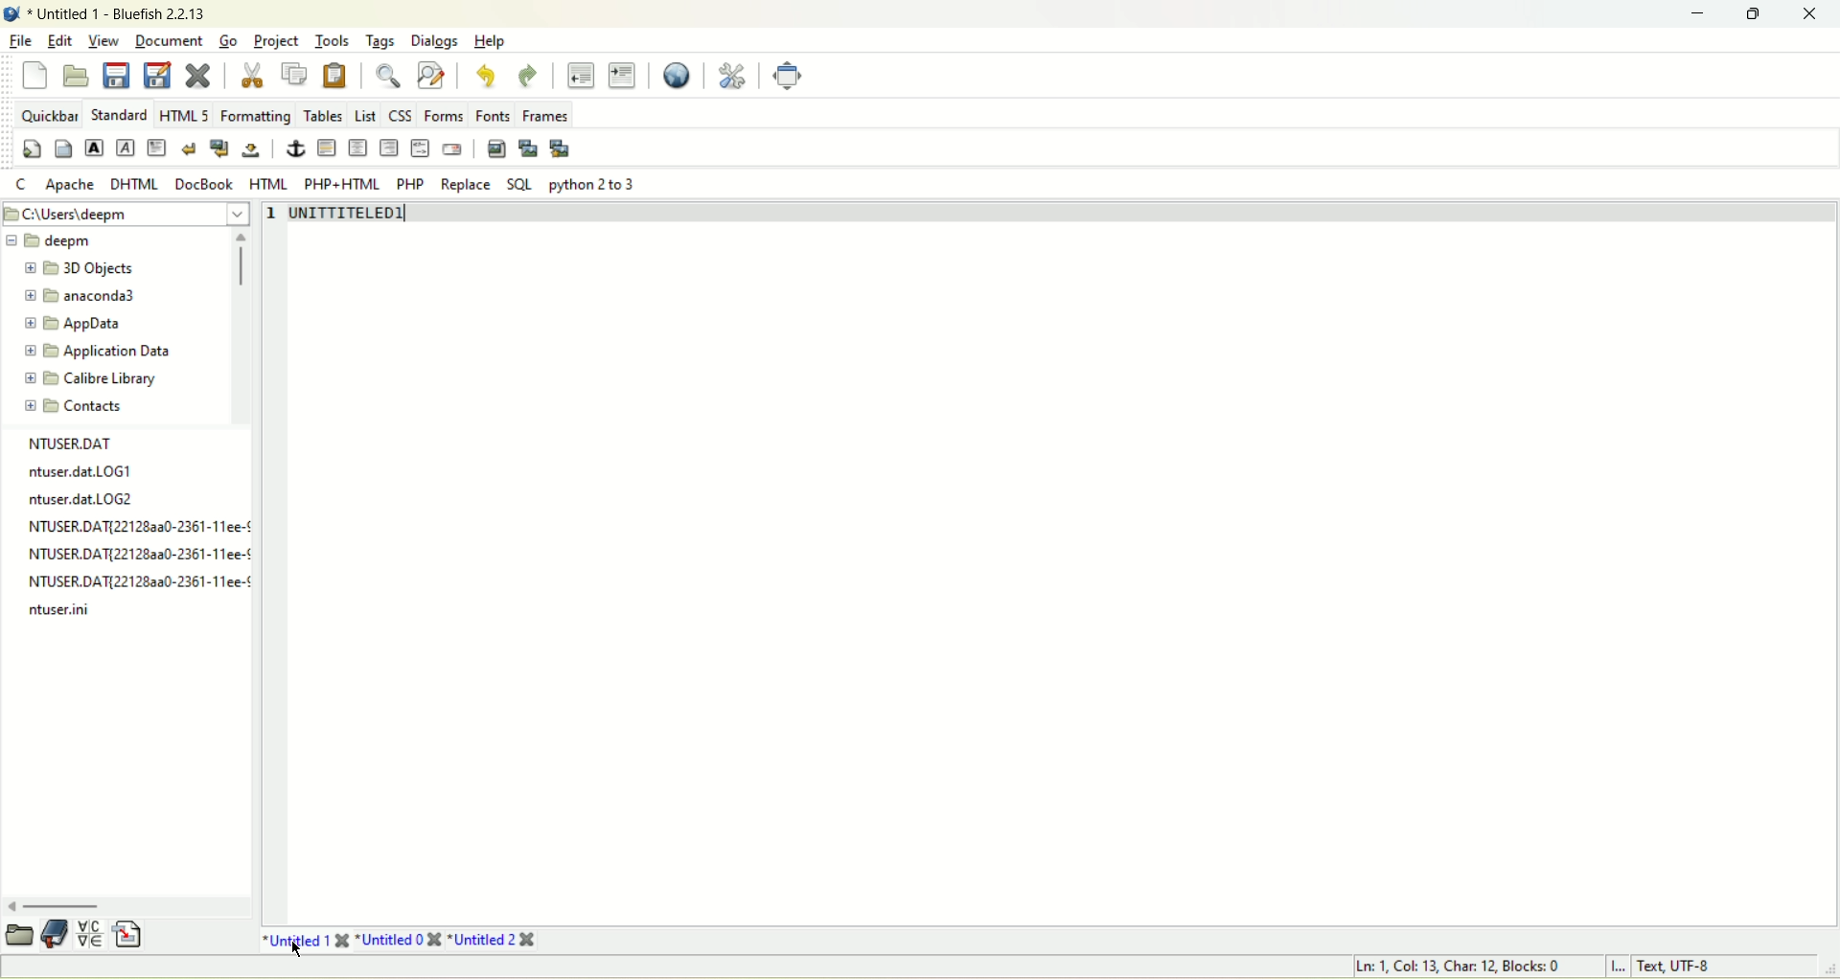 The height and width of the screenshot is (979, 1840). I want to click on PHP+HTML, so click(339, 182).